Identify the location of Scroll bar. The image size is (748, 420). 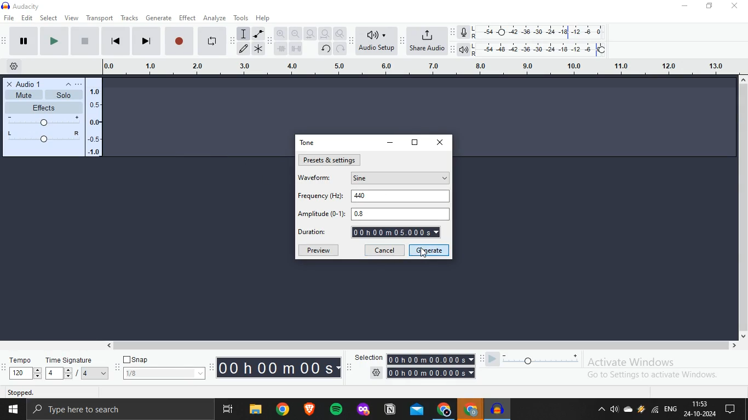
(743, 211).